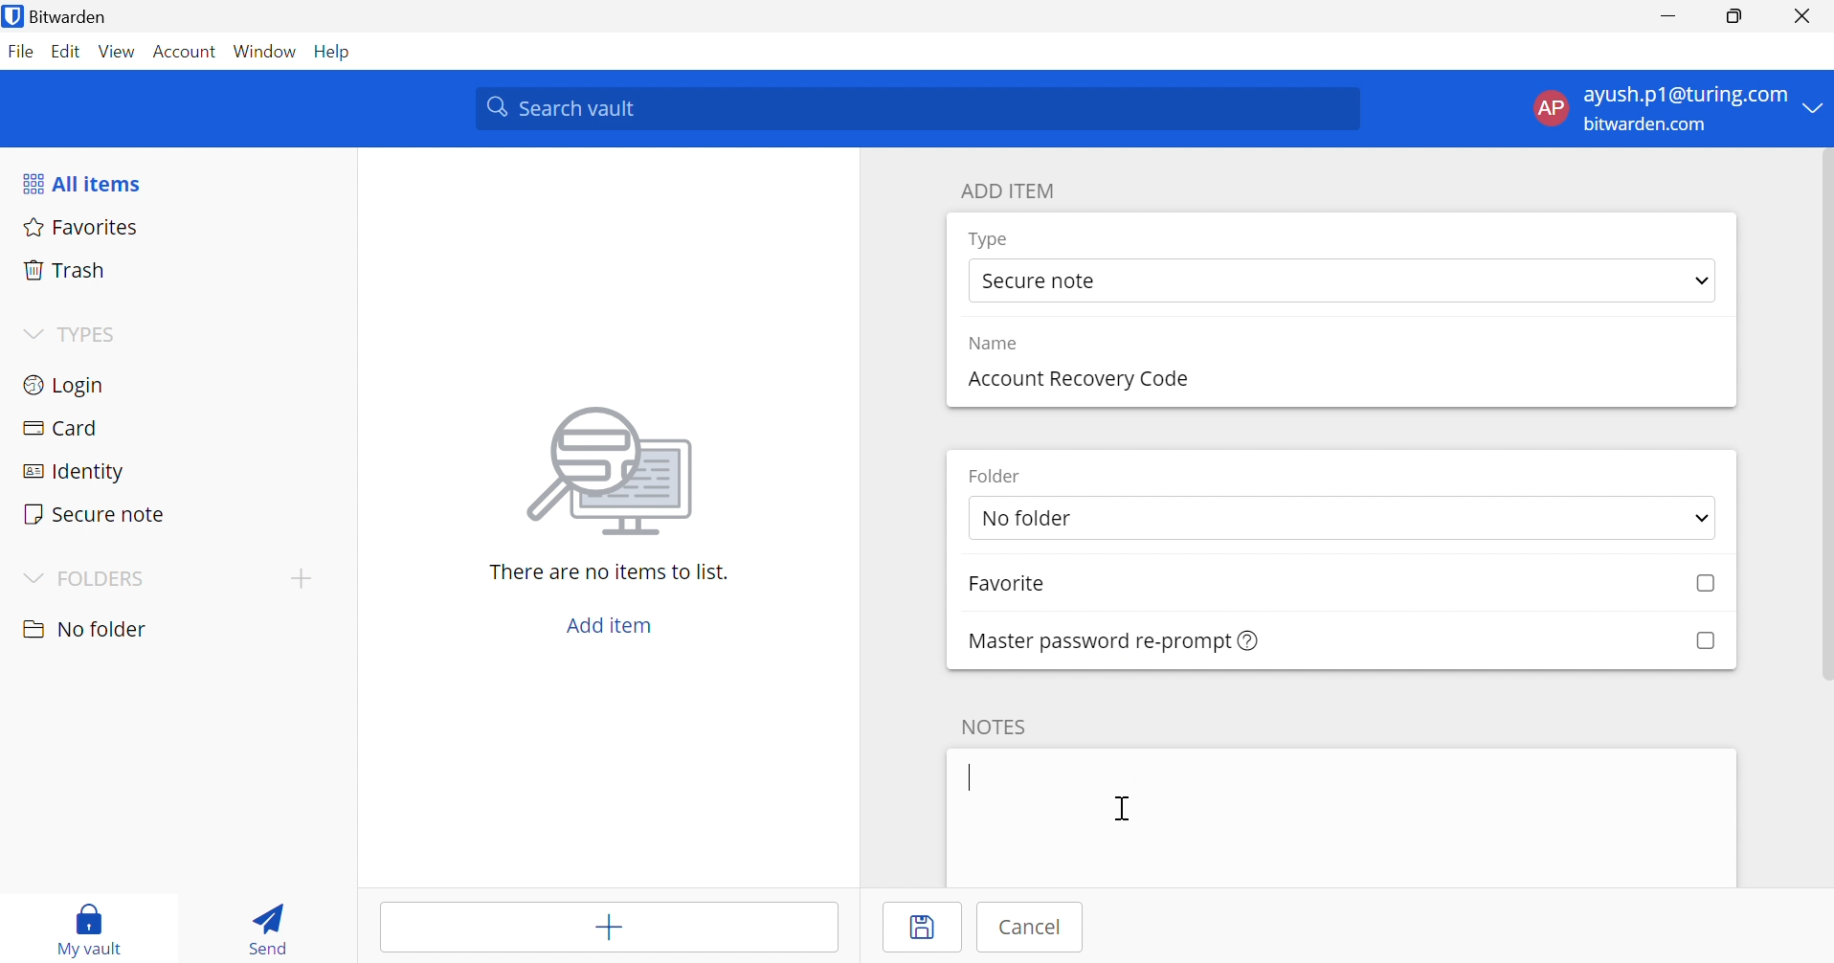  Describe the element at coordinates (1702, 282) in the screenshot. I see `Drop Down` at that location.